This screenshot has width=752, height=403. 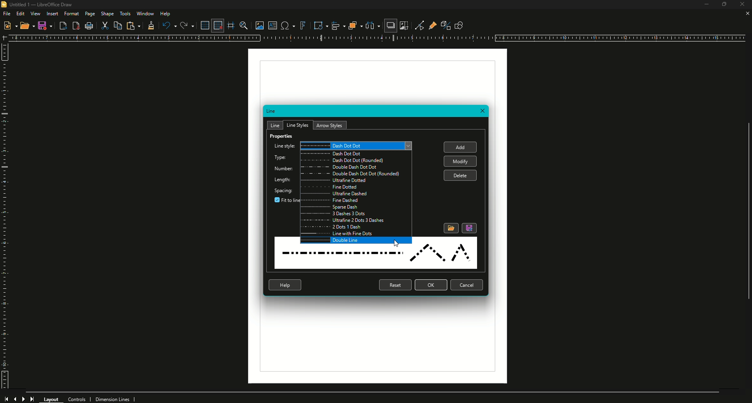 I want to click on Line, so click(x=276, y=124).